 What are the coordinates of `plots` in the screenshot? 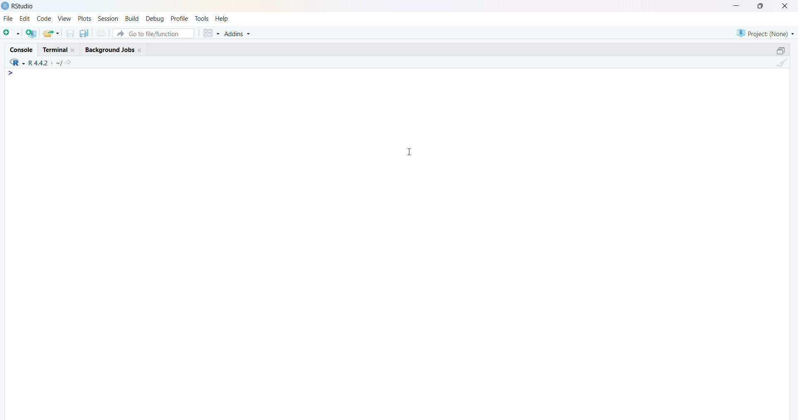 It's located at (84, 18).